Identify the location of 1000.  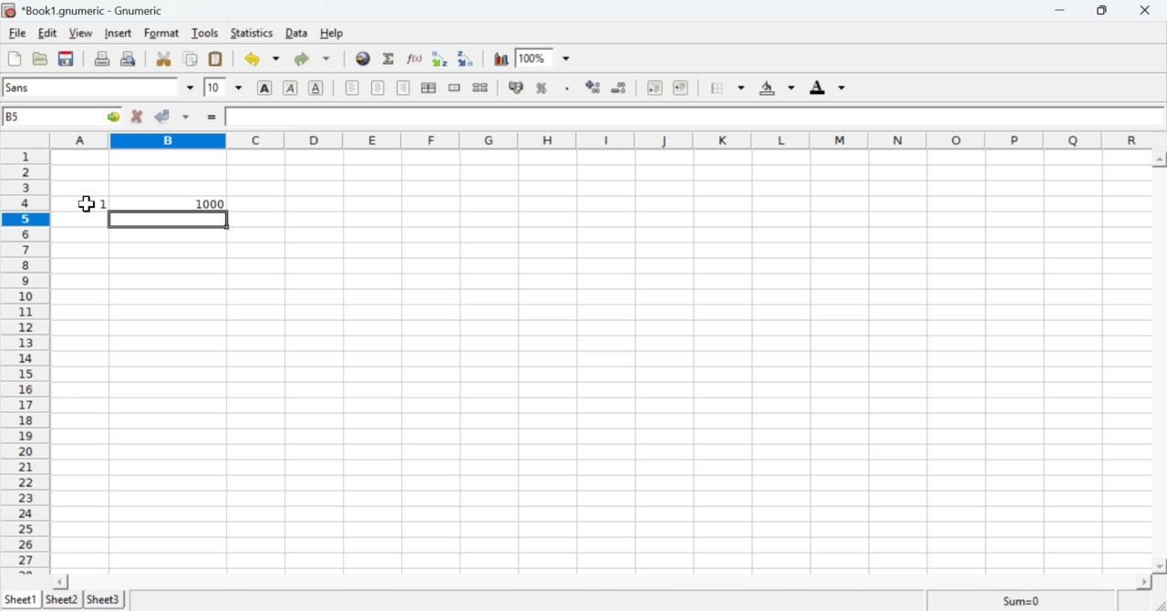
(170, 203).